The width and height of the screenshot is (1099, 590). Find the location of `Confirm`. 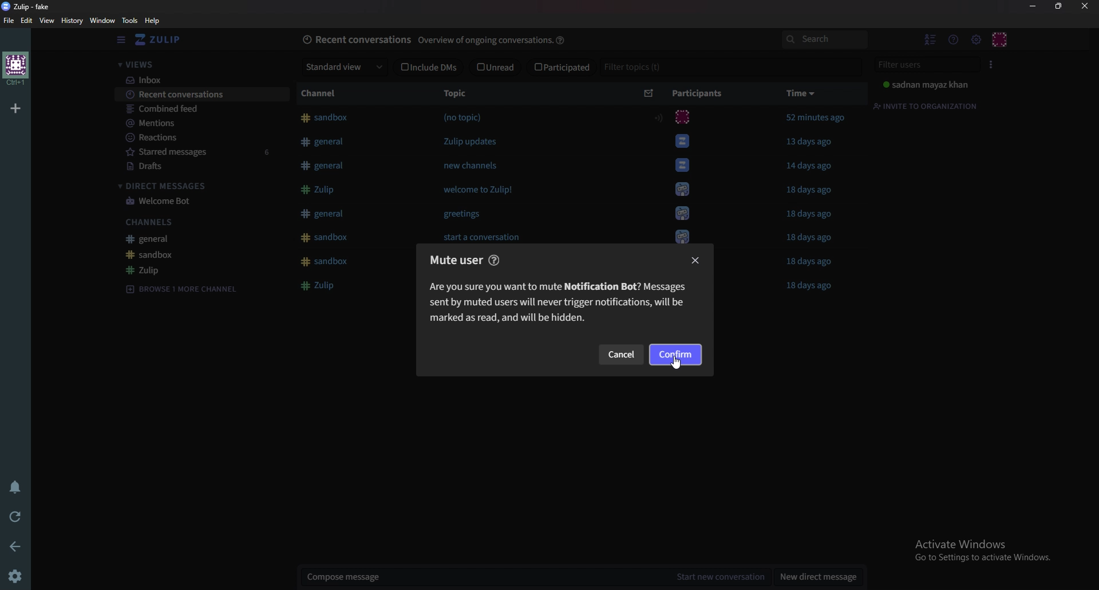

Confirm is located at coordinates (675, 355).